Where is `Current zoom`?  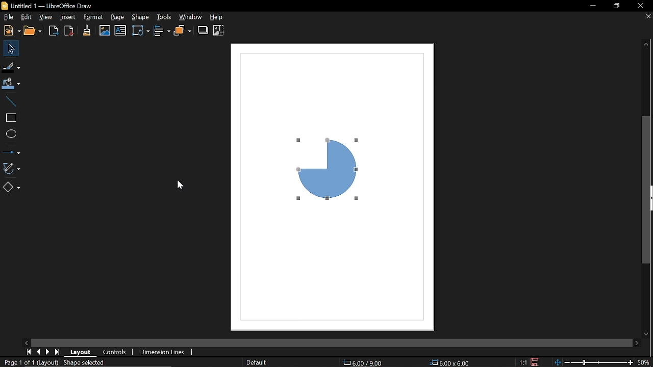
Current zoom is located at coordinates (645, 362).